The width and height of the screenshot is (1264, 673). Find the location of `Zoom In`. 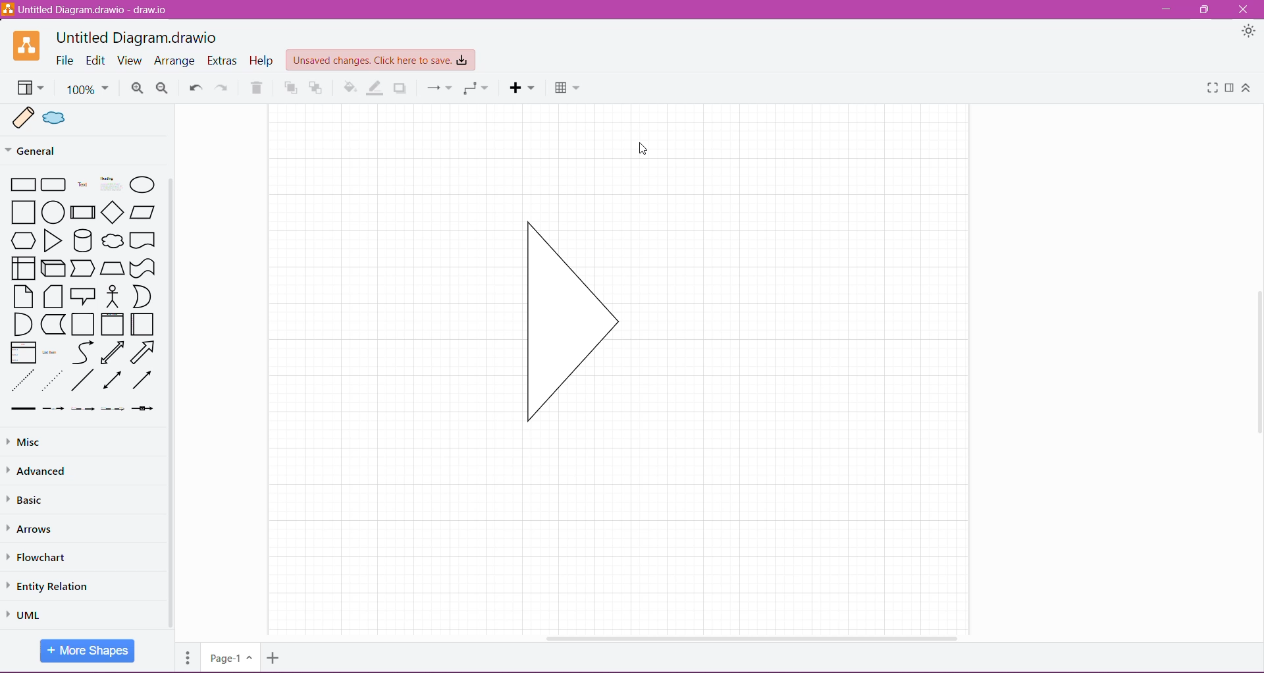

Zoom In is located at coordinates (137, 88).